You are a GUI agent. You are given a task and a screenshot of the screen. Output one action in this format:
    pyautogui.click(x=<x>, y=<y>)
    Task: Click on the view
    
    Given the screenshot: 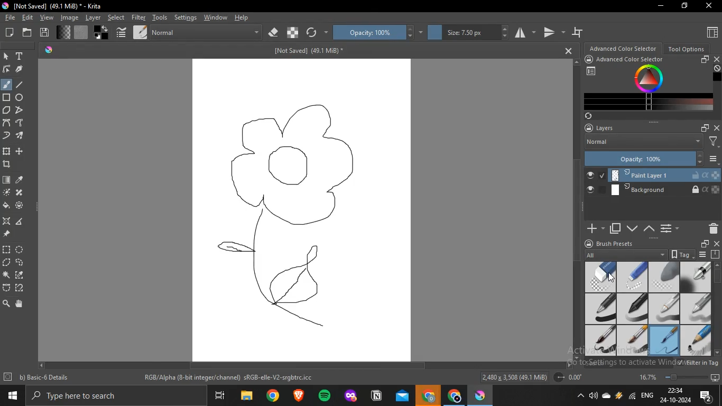 What is the action you would take?
    pyautogui.click(x=46, y=18)
    